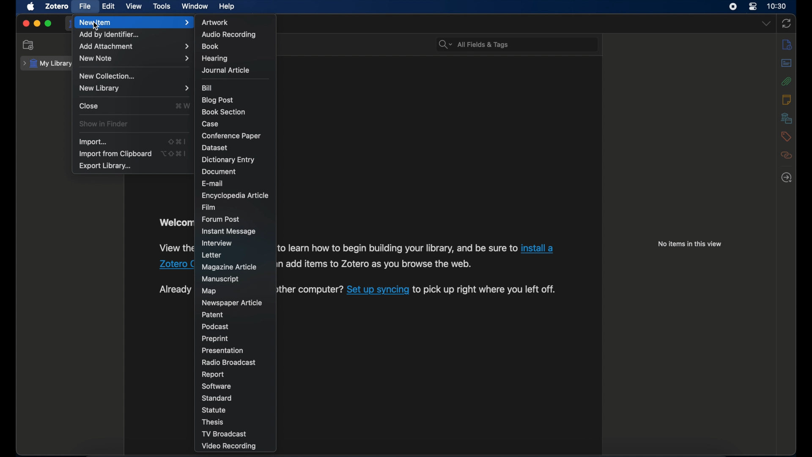  Describe the element at coordinates (787, 81) in the screenshot. I see `attachments` at that location.